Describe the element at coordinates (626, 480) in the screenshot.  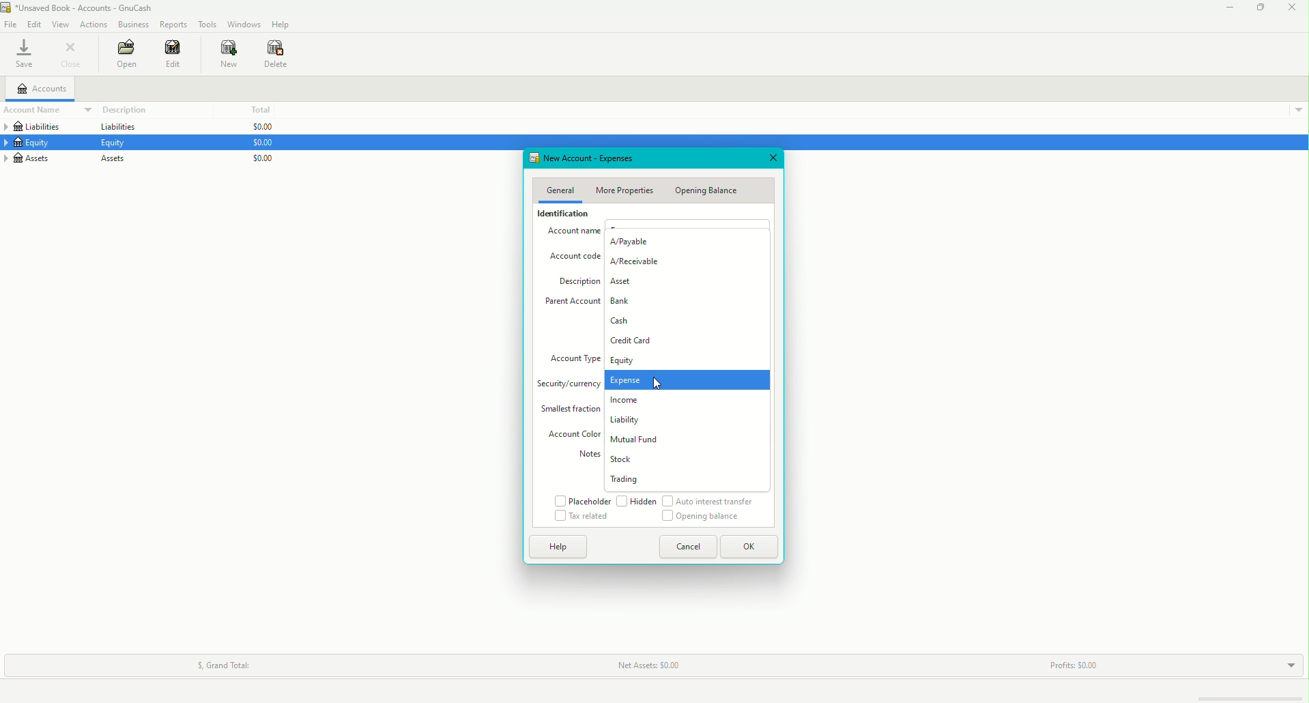
I see `Trading` at that location.